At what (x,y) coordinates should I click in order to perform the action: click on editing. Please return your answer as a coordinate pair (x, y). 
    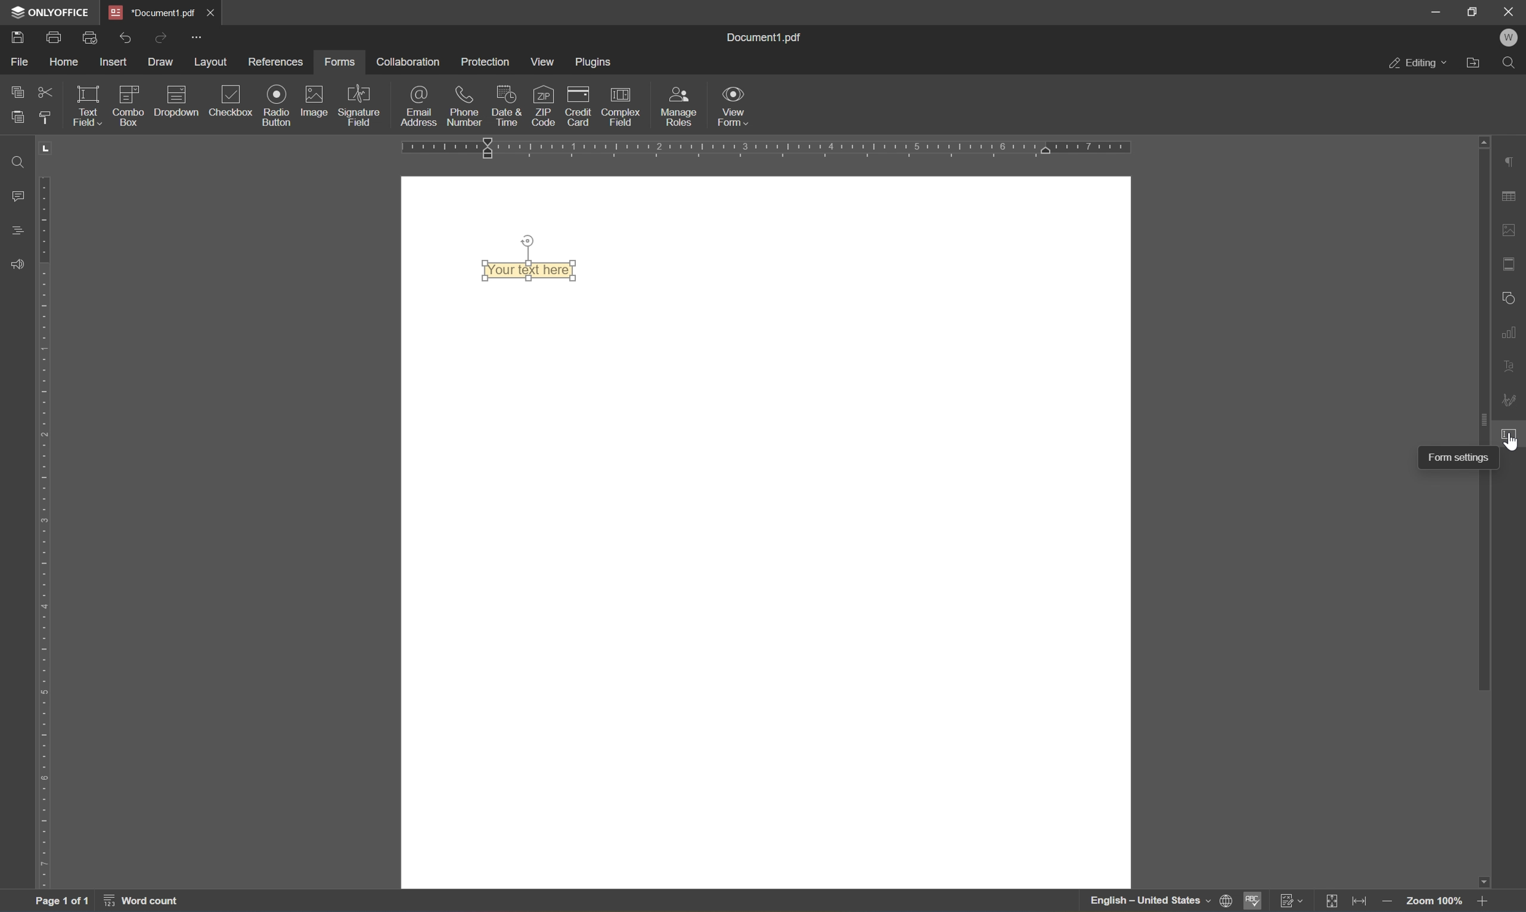
    Looking at the image, I should click on (1417, 65).